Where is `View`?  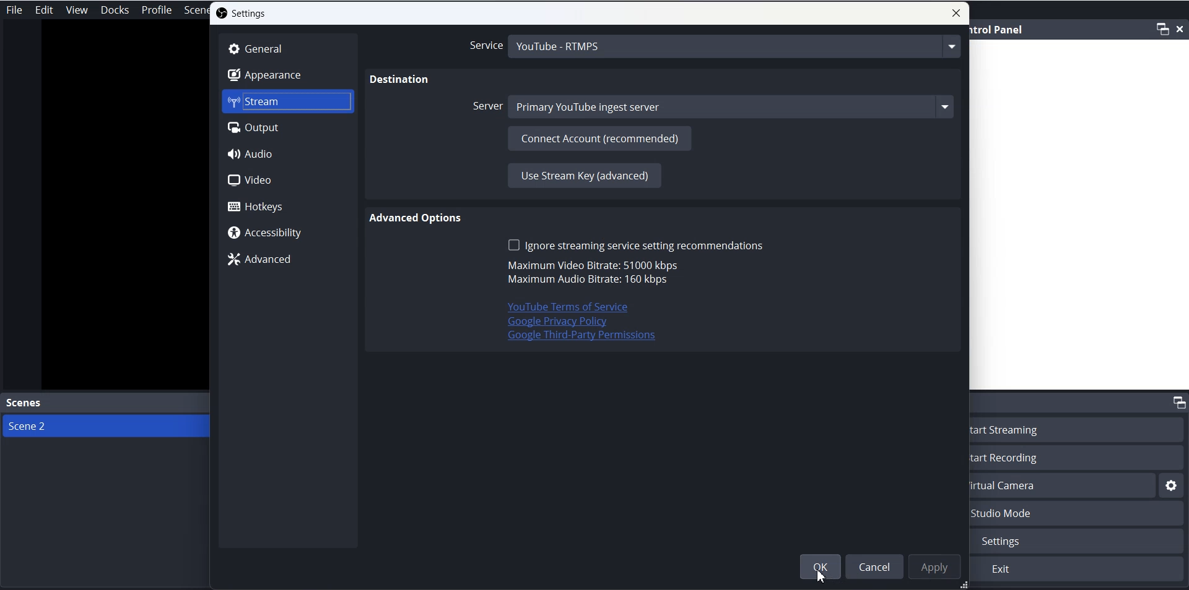
View is located at coordinates (77, 10).